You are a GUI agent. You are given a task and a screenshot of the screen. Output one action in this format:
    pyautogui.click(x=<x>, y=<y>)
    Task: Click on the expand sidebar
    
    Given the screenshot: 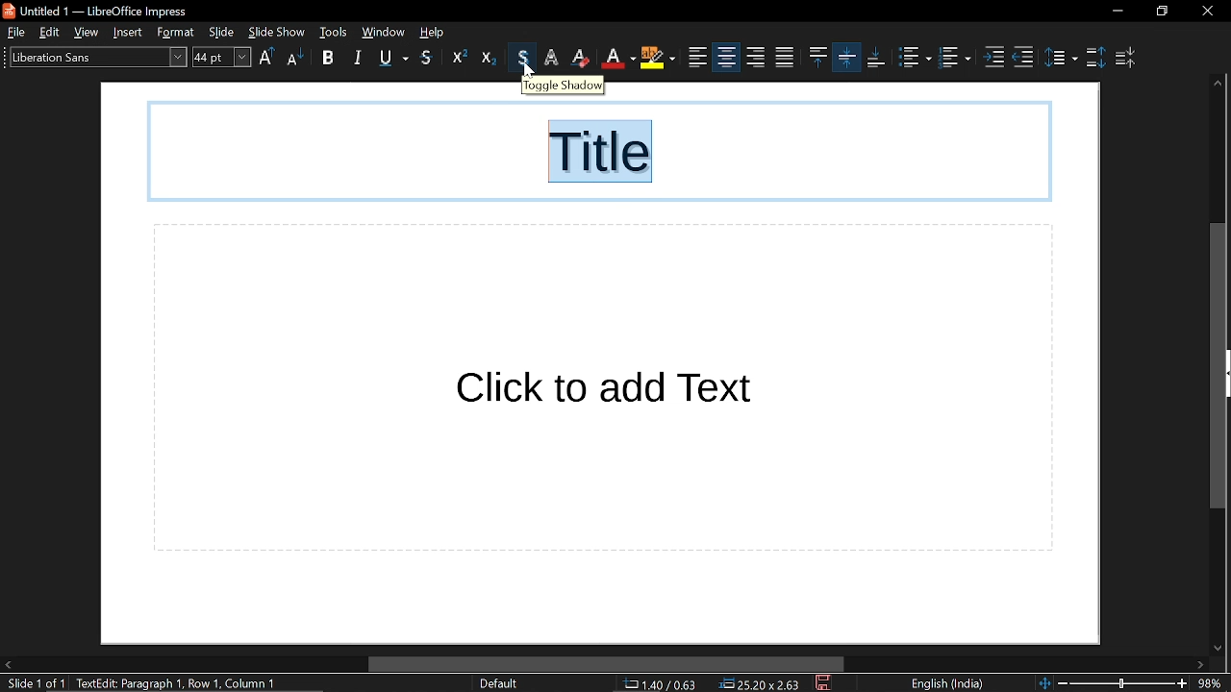 What is the action you would take?
    pyautogui.click(x=1226, y=374)
    